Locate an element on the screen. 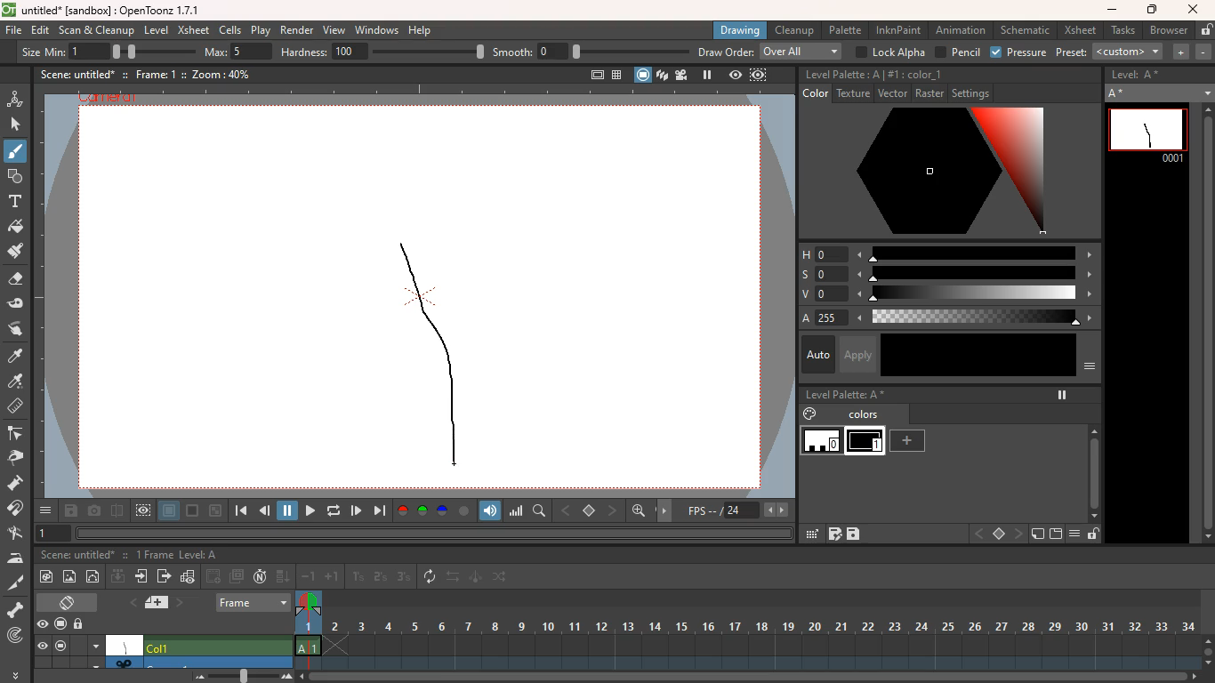  untitled [sandbox] : OpenToonz 1.7.1 is located at coordinates (100, 10).